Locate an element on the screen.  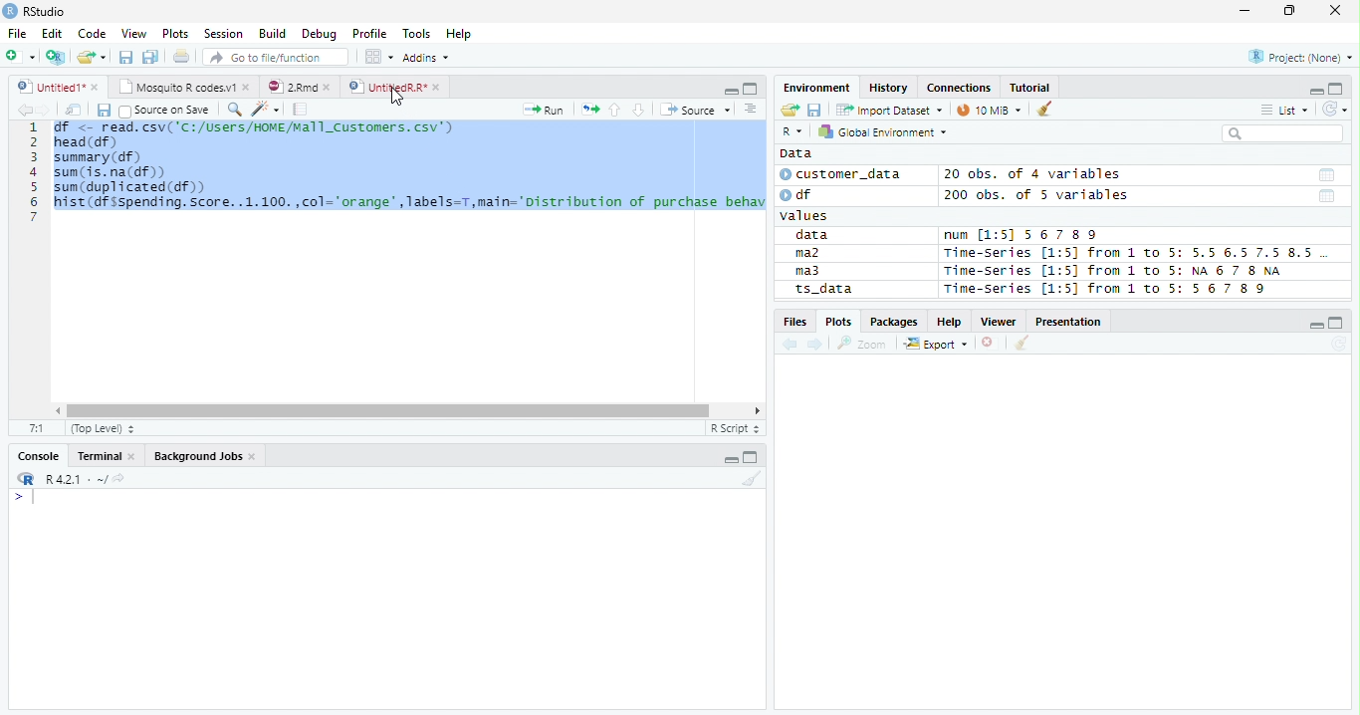
Save all open documents is located at coordinates (150, 58).